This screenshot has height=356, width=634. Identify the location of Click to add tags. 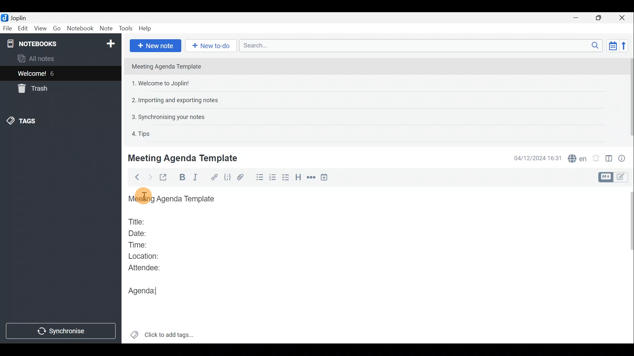
(171, 333).